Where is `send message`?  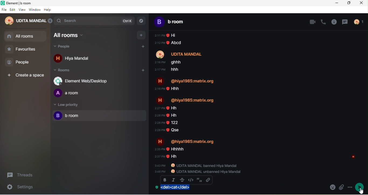
send message is located at coordinates (360, 187).